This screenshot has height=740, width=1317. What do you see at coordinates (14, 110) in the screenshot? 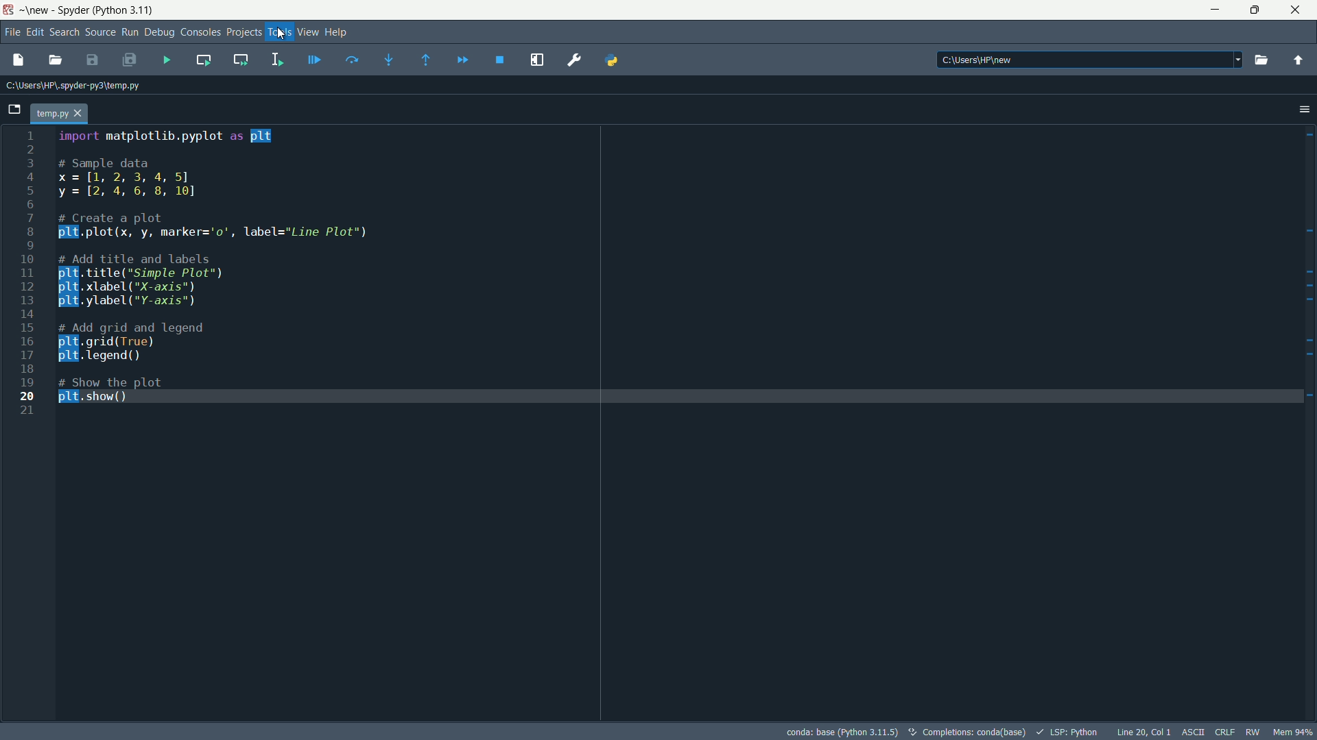
I see `browse tabs` at bounding box center [14, 110].